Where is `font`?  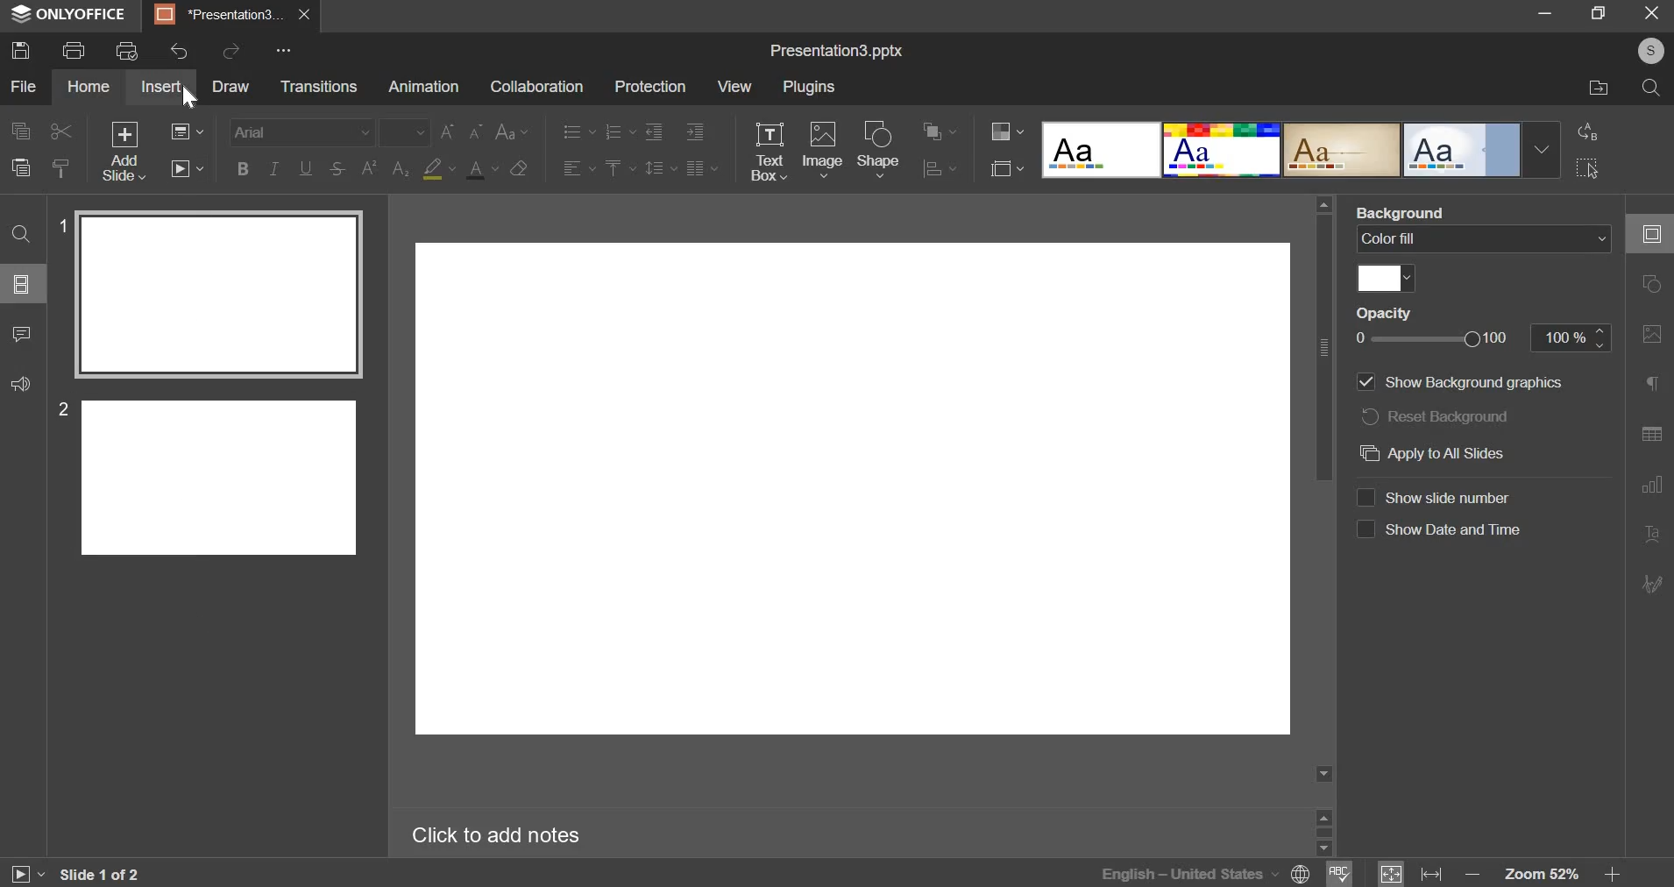 font is located at coordinates (301, 131).